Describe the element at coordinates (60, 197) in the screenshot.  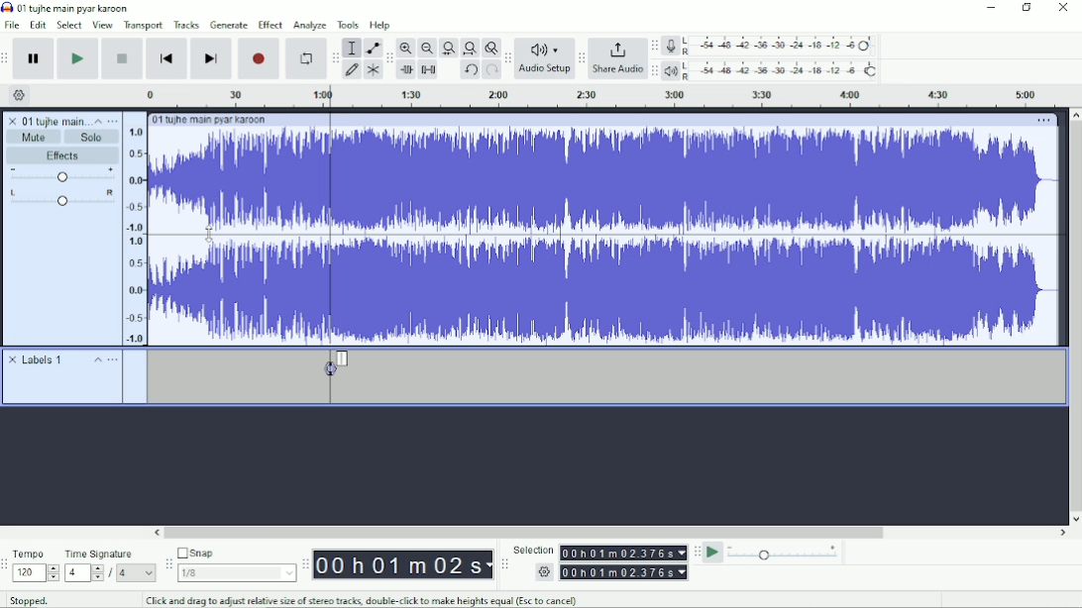
I see `Pan` at that location.